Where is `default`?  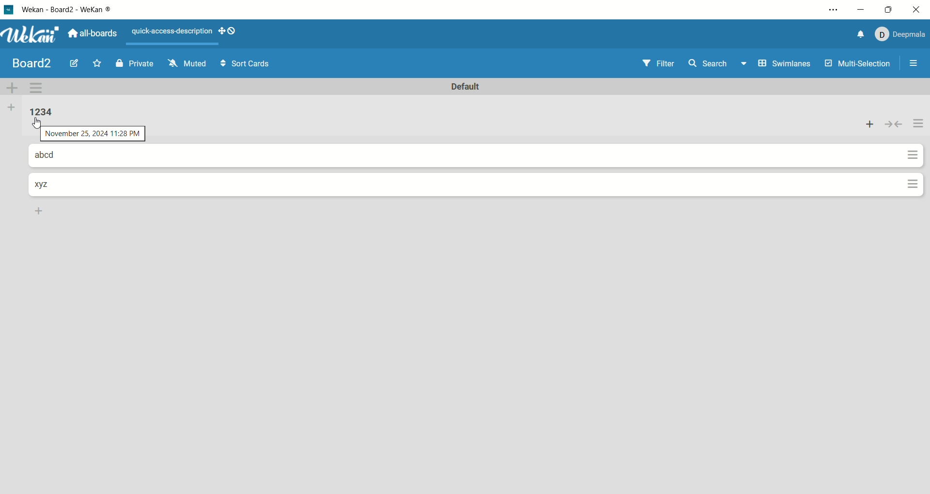
default is located at coordinates (469, 88).